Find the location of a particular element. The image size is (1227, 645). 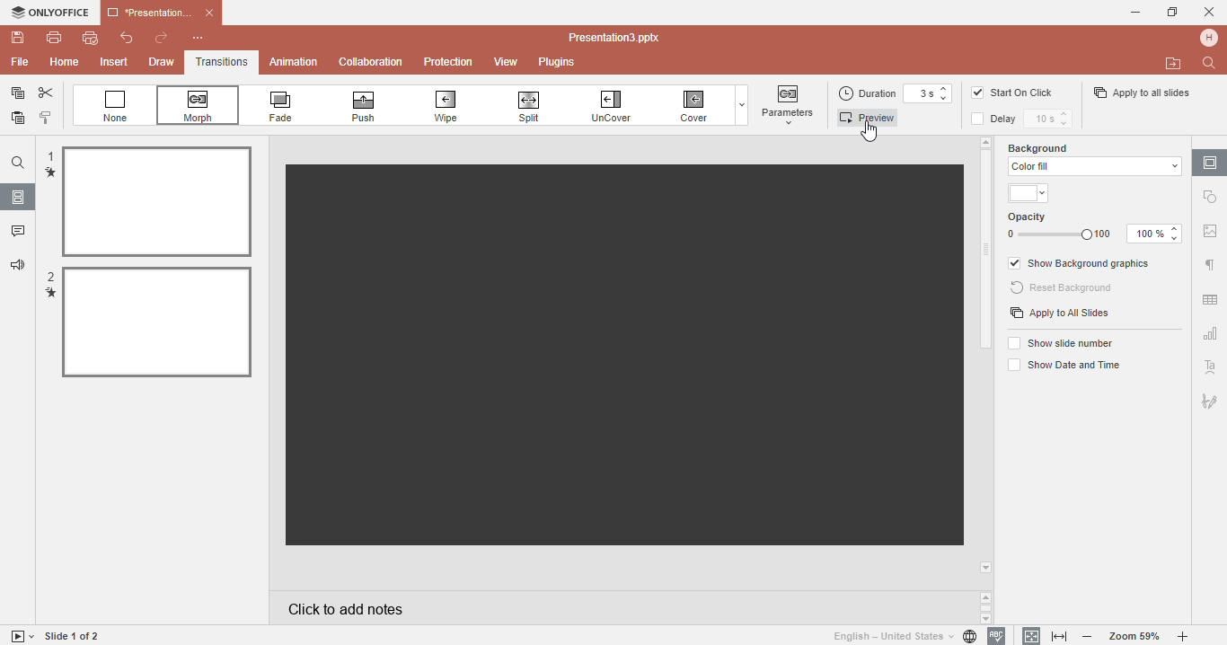

minimize is located at coordinates (1138, 13).